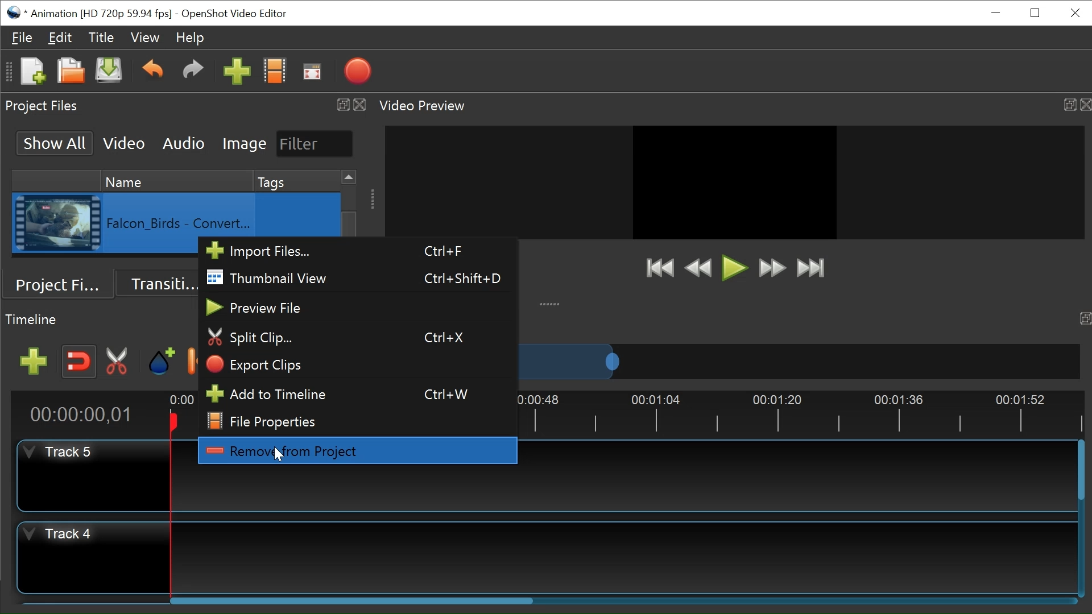 This screenshot has width=1092, height=614. I want to click on Fullscreen, so click(313, 72).